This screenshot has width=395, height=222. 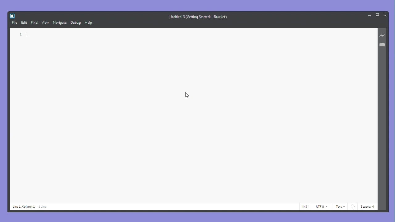 I want to click on Close, so click(x=385, y=14).